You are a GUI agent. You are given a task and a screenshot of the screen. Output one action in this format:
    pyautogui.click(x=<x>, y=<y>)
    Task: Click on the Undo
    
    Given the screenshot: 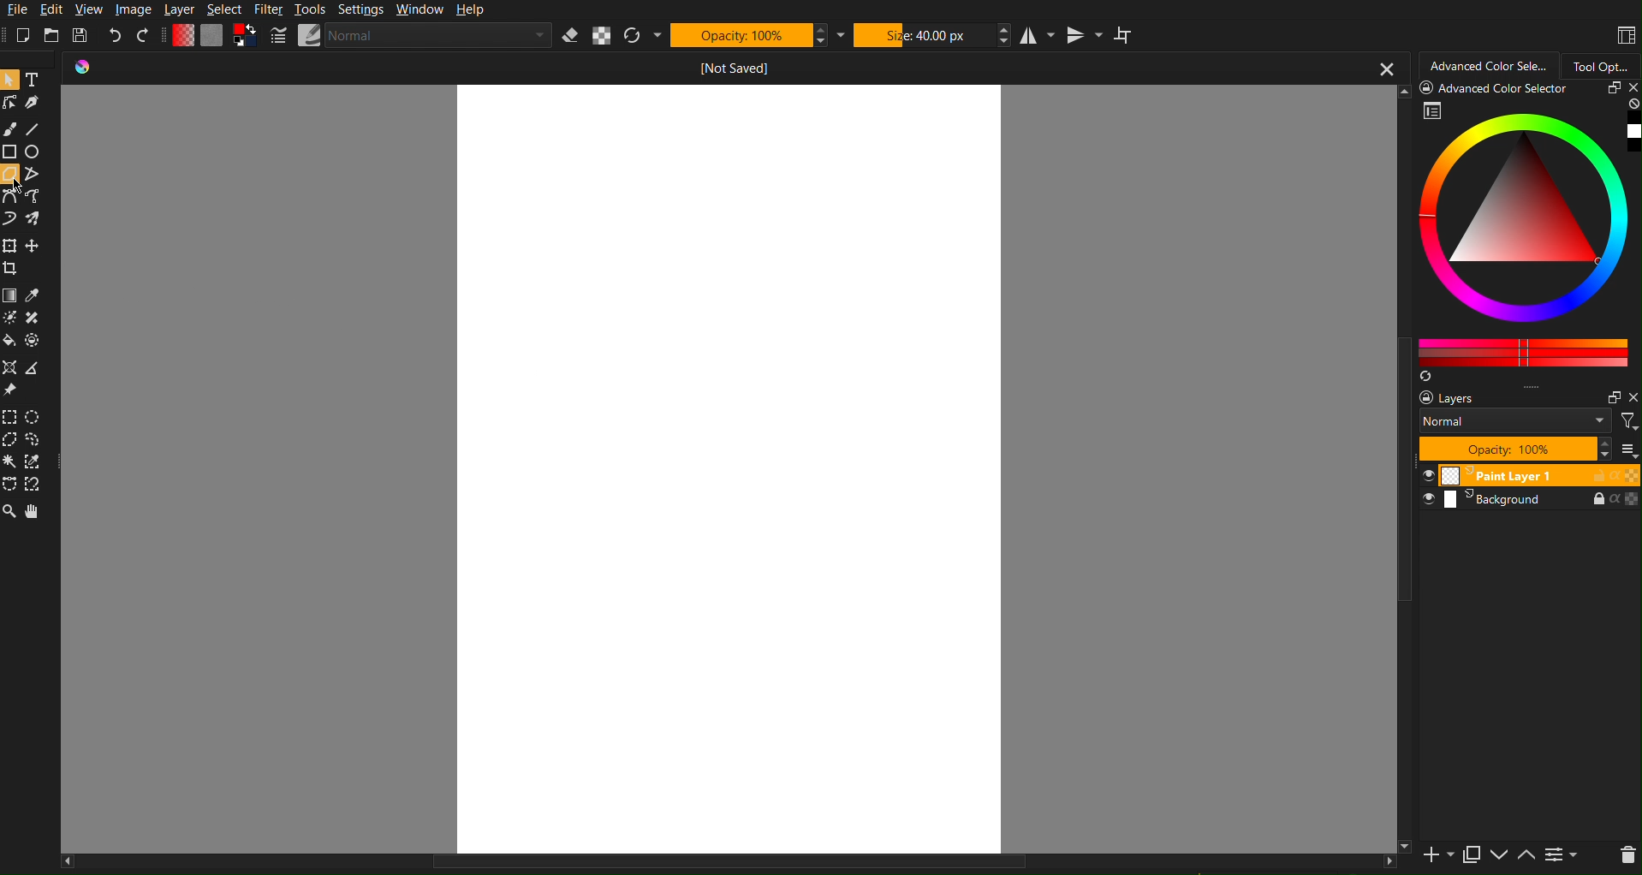 What is the action you would take?
    pyautogui.click(x=115, y=36)
    